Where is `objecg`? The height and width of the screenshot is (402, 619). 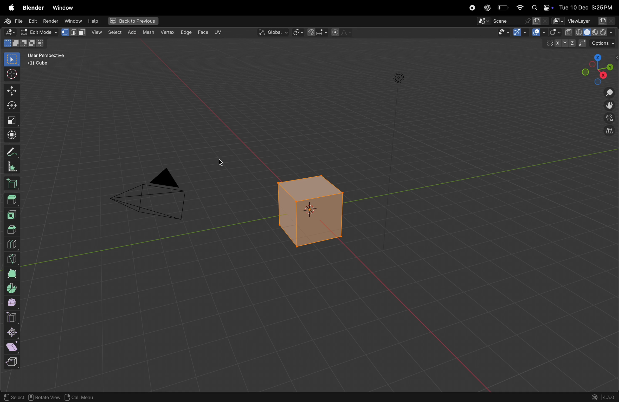 objecg is located at coordinates (79, 397).